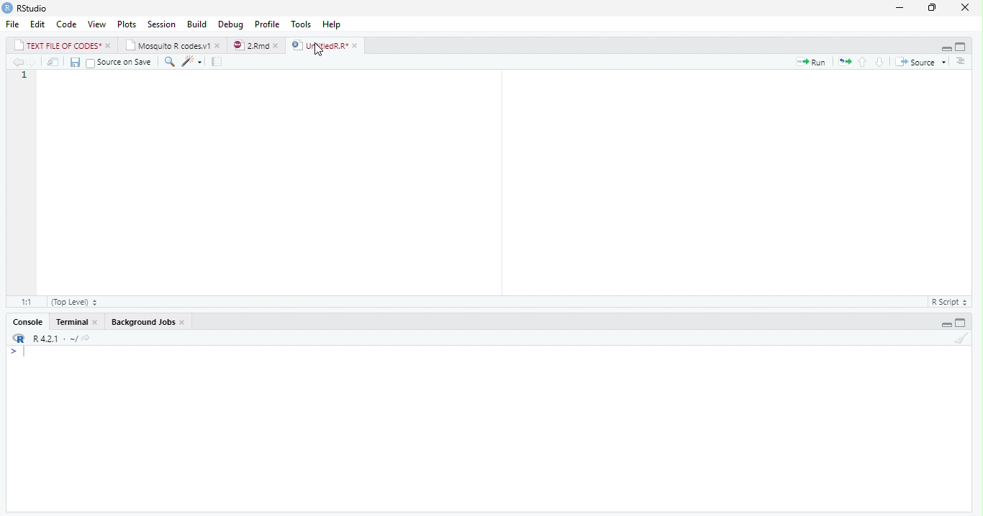 The width and height of the screenshot is (983, 516). Describe the element at coordinates (53, 62) in the screenshot. I see `Open in new window` at that location.